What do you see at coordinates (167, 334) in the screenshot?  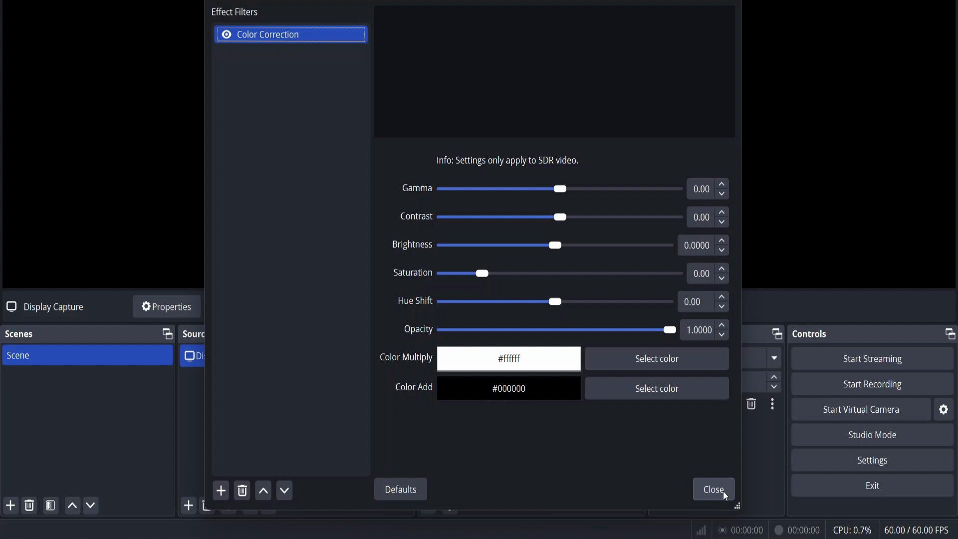 I see `change tab layout` at bounding box center [167, 334].